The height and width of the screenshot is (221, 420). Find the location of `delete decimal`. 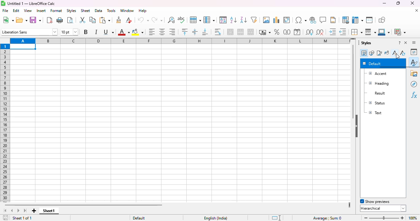

delete decimal is located at coordinates (320, 32).